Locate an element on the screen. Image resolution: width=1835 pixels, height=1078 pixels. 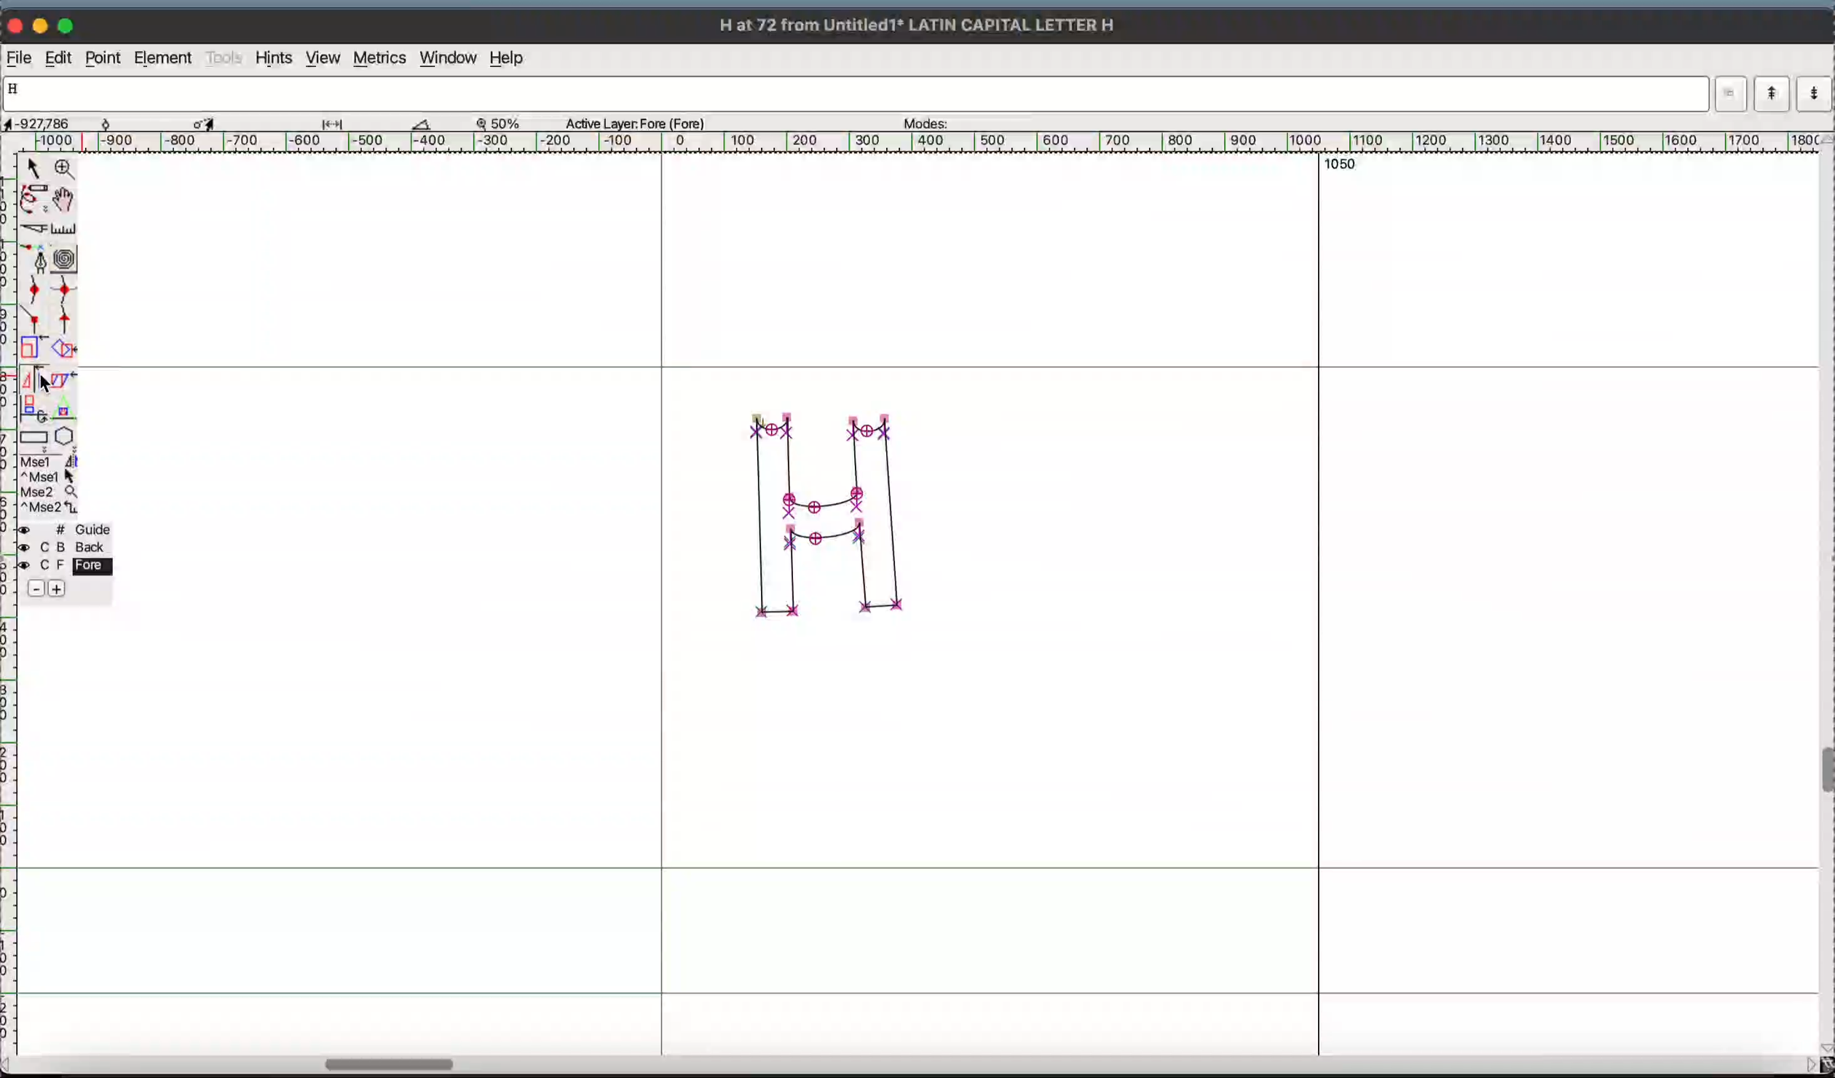
scale is located at coordinates (33, 347).